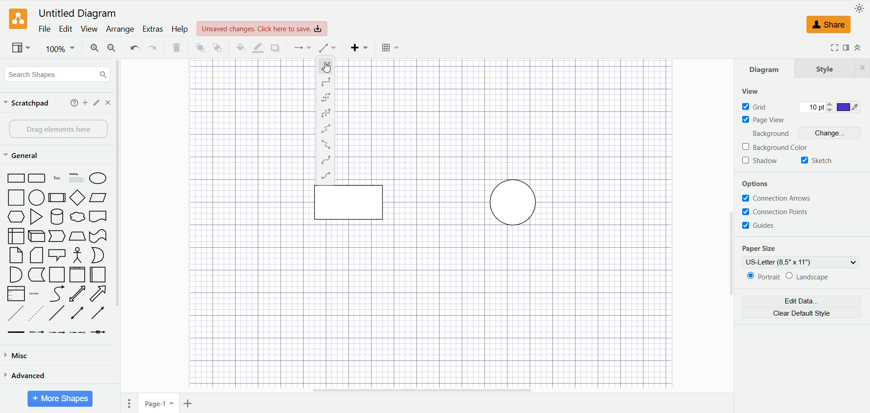 The width and height of the screenshot is (870, 413). I want to click on Rectangle, so click(17, 178).